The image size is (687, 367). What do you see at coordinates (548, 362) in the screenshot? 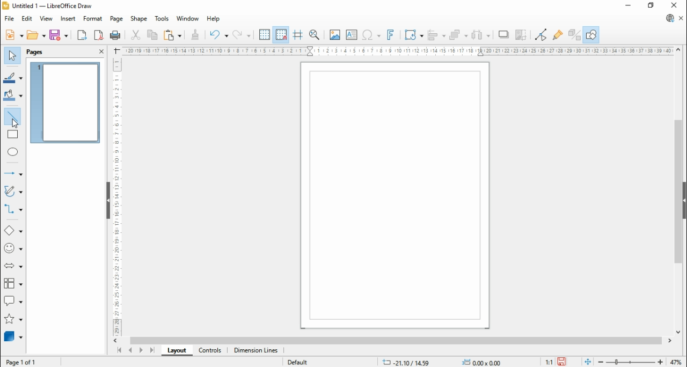
I see `1:1` at bounding box center [548, 362].